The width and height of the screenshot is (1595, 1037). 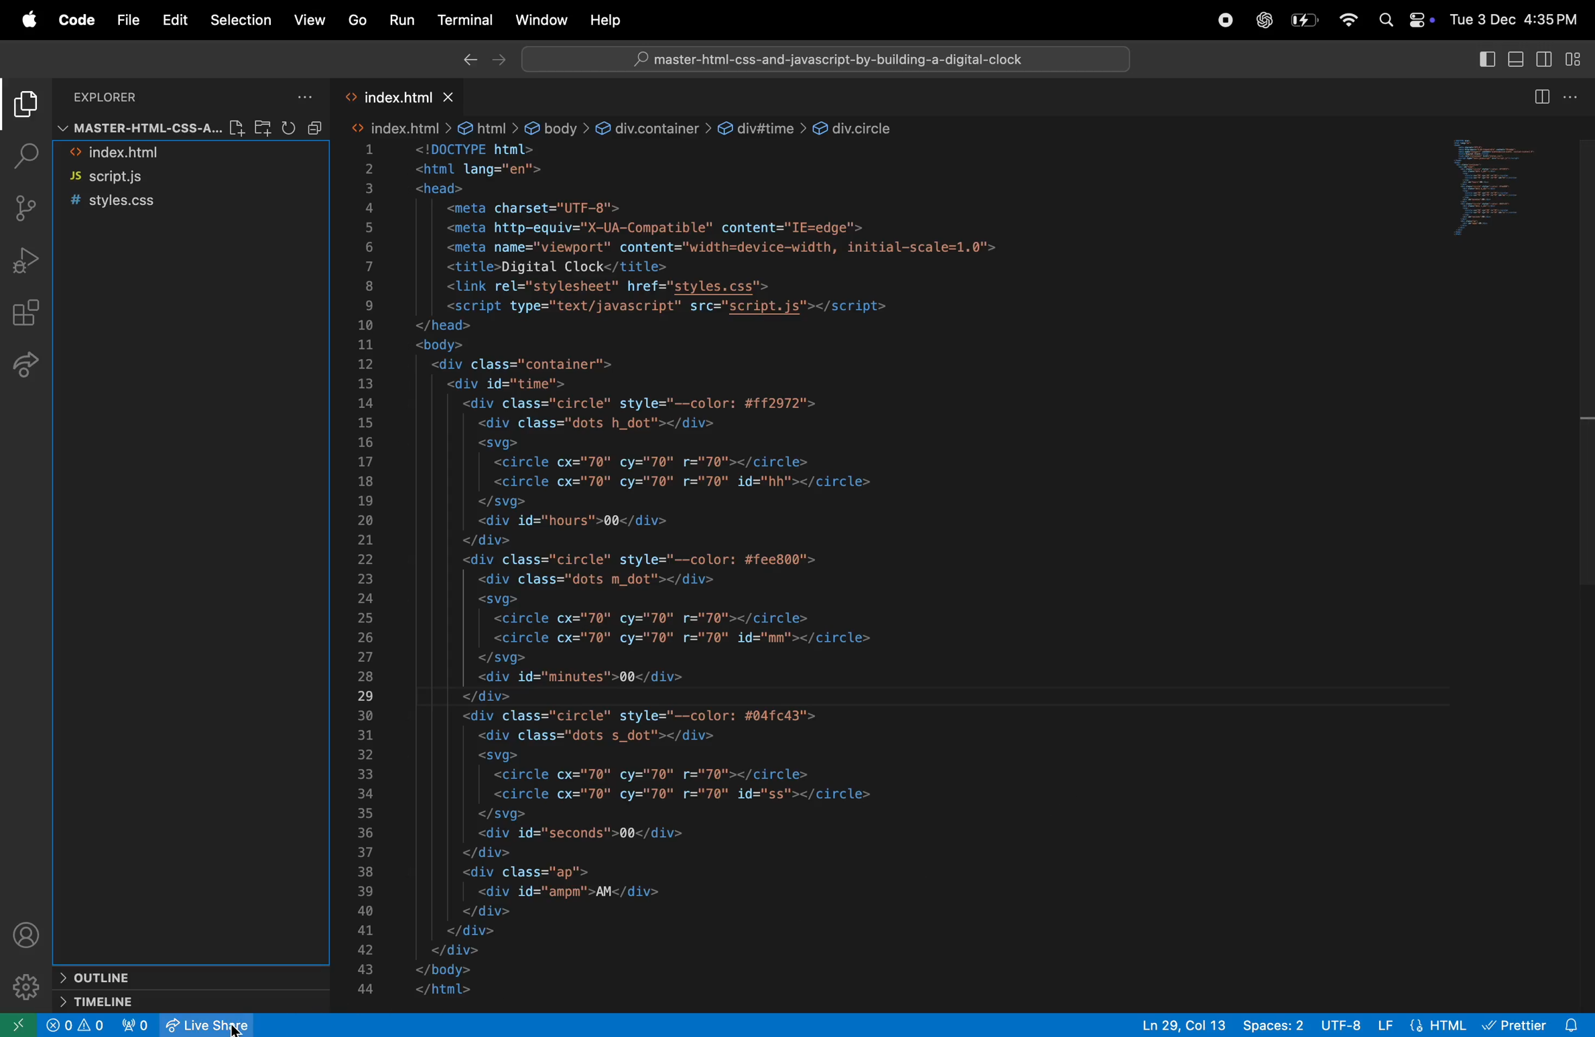 What do you see at coordinates (25, 155) in the screenshot?
I see `search` at bounding box center [25, 155].